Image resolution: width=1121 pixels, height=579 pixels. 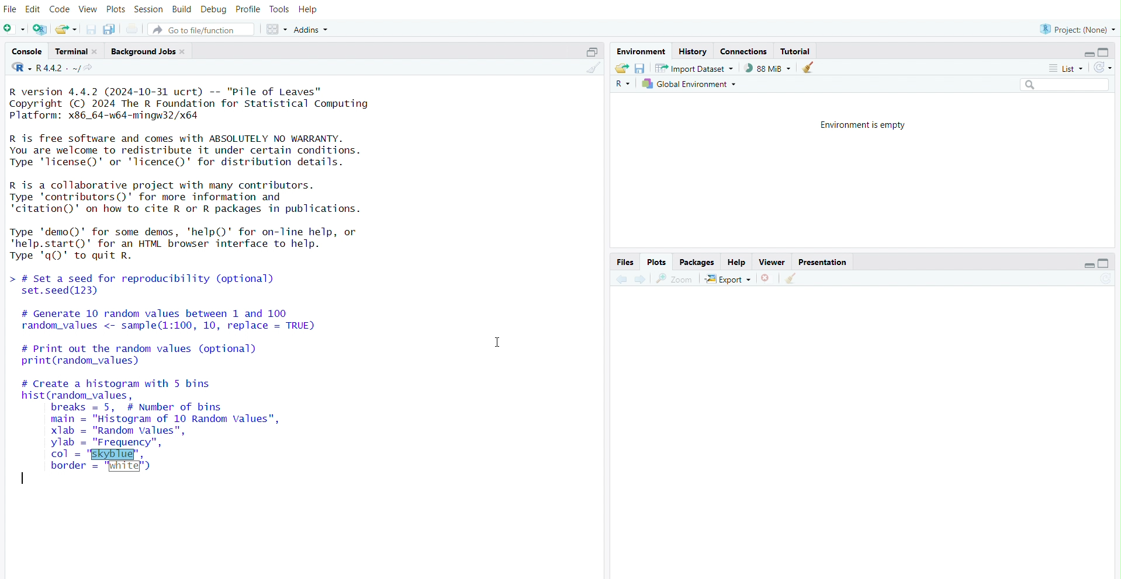 I want to click on terminal, so click(x=68, y=50).